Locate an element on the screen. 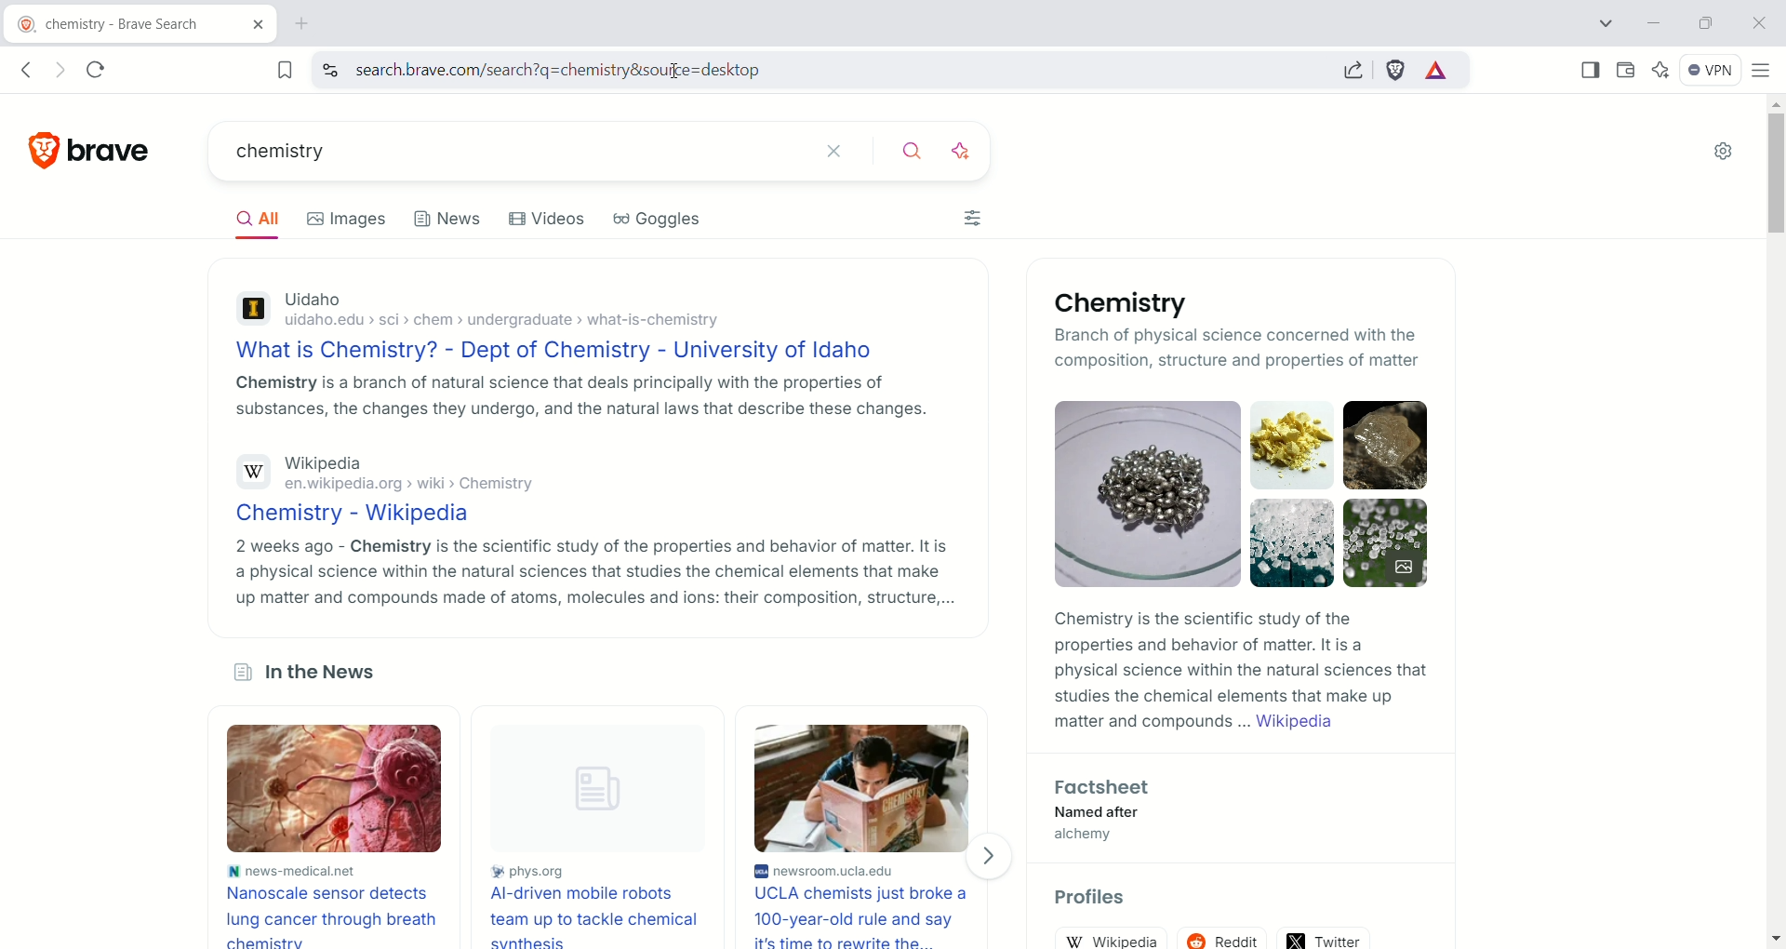  2 weeks ago - Chemistry is the scientific study of the properties and behavior of matter. It is a physical science within the natural sciences that studies the chemical elements that make up matter and compounds made of atoms, molecules and ions: their composition, structure,... is located at coordinates (593, 572).